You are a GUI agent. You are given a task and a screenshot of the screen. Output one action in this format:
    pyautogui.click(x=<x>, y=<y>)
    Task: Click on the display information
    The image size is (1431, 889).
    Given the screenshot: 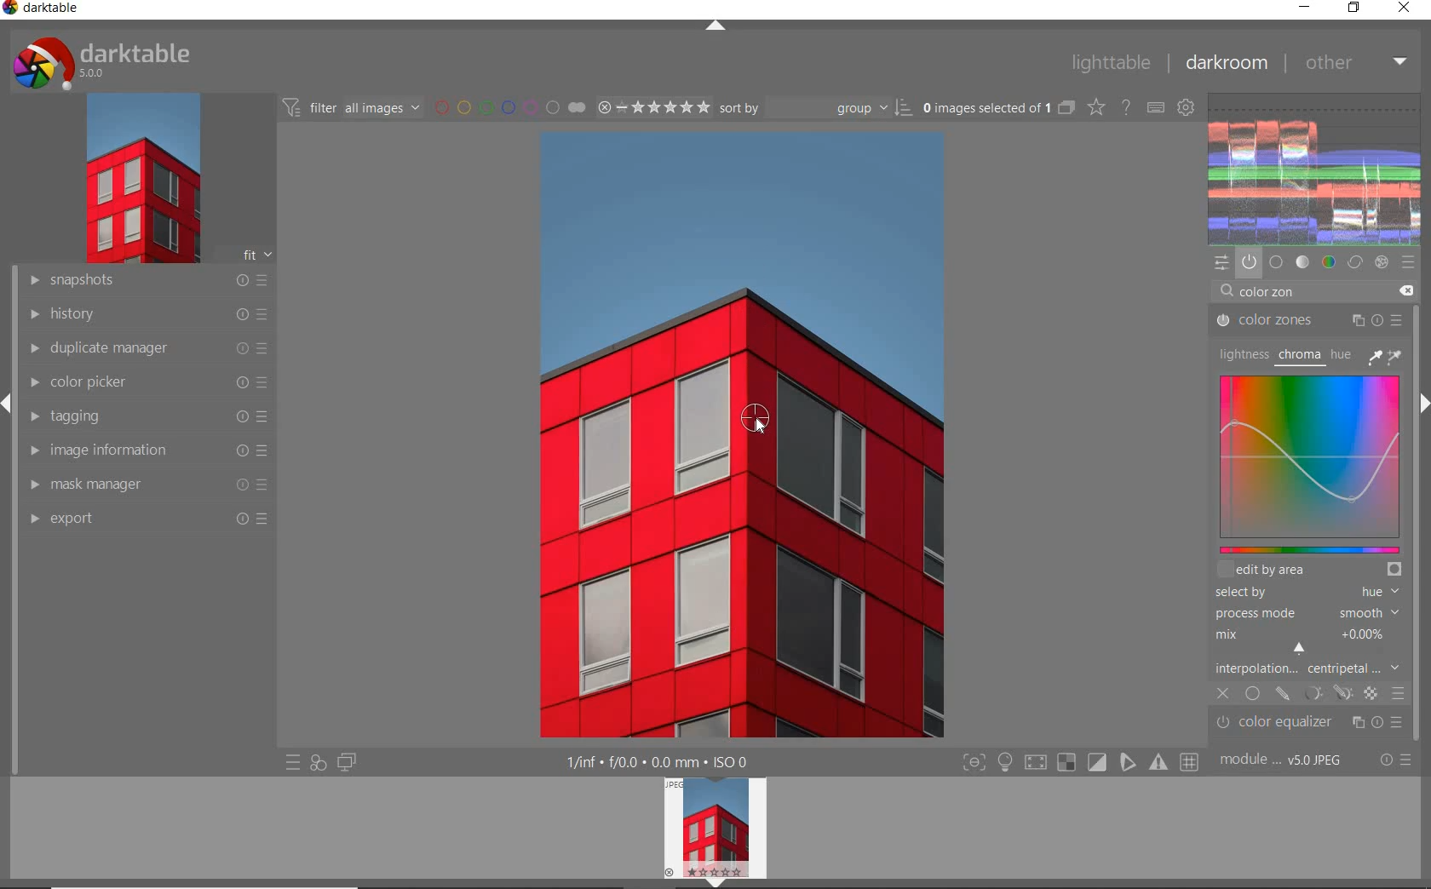 What is the action you would take?
    pyautogui.click(x=658, y=762)
    